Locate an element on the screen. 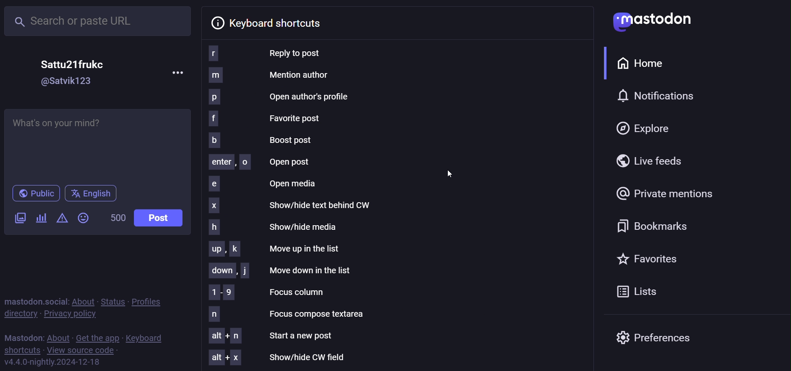  show/hide CW field is located at coordinates (280, 358).